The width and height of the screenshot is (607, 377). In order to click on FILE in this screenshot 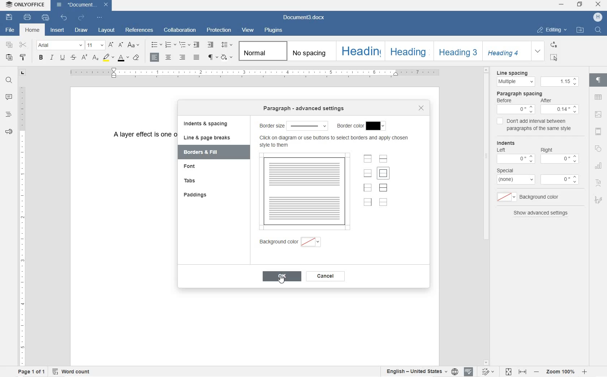, I will do `click(9, 30)`.